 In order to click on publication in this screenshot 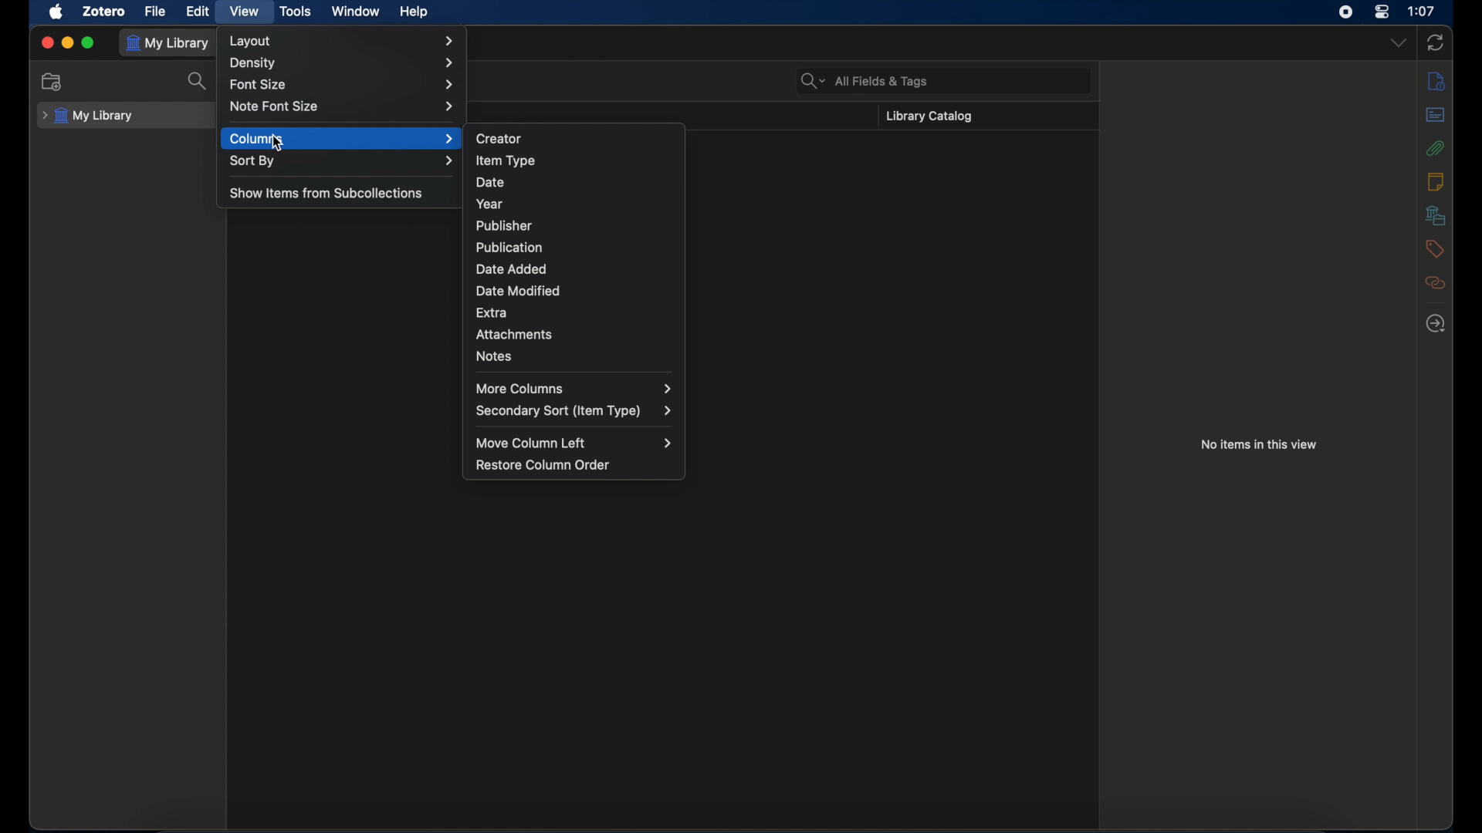, I will do `click(509, 247)`.